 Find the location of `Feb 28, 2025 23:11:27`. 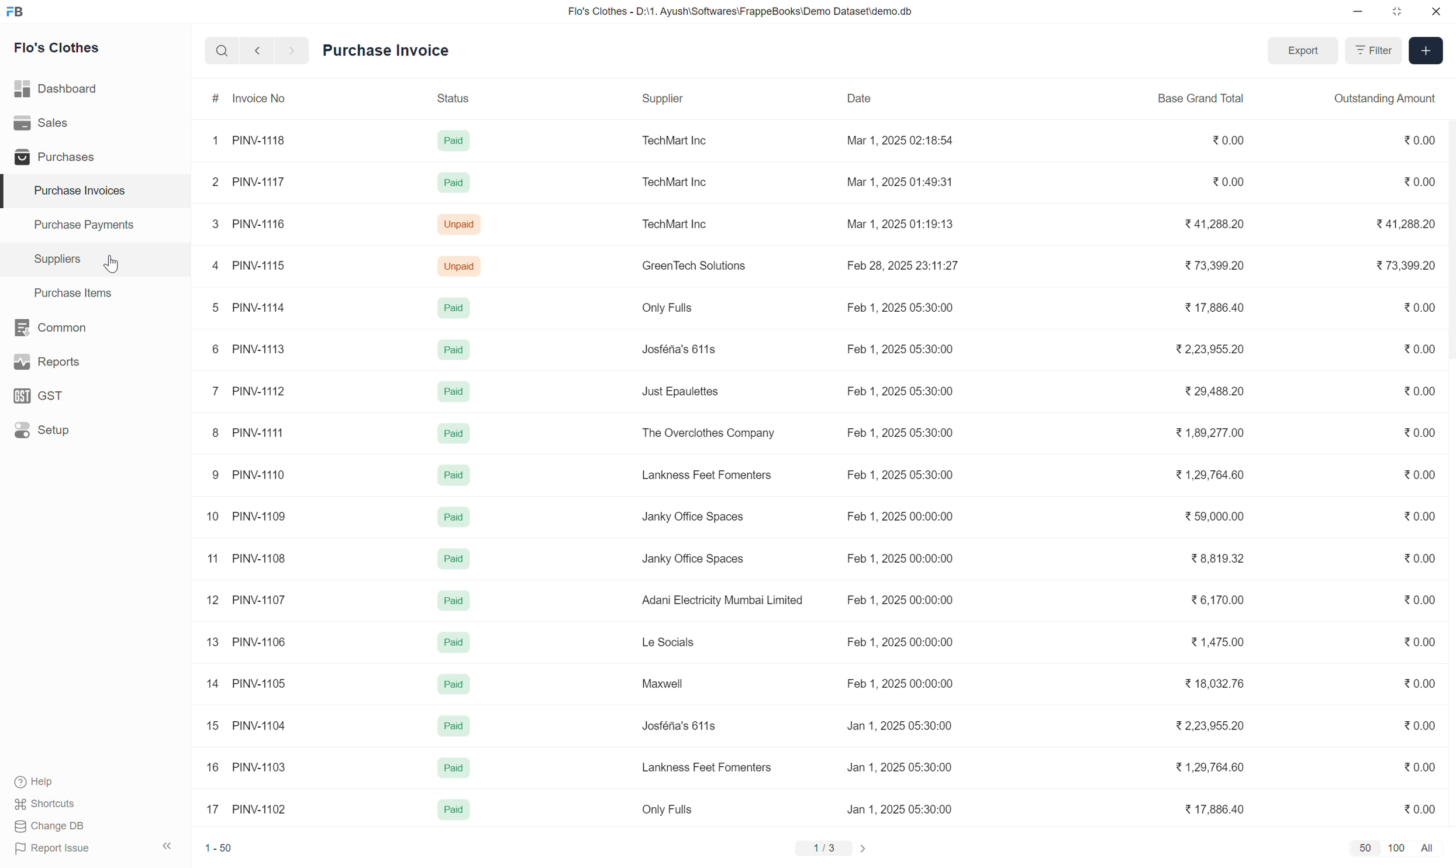

Feb 28, 2025 23:11:27 is located at coordinates (903, 267).